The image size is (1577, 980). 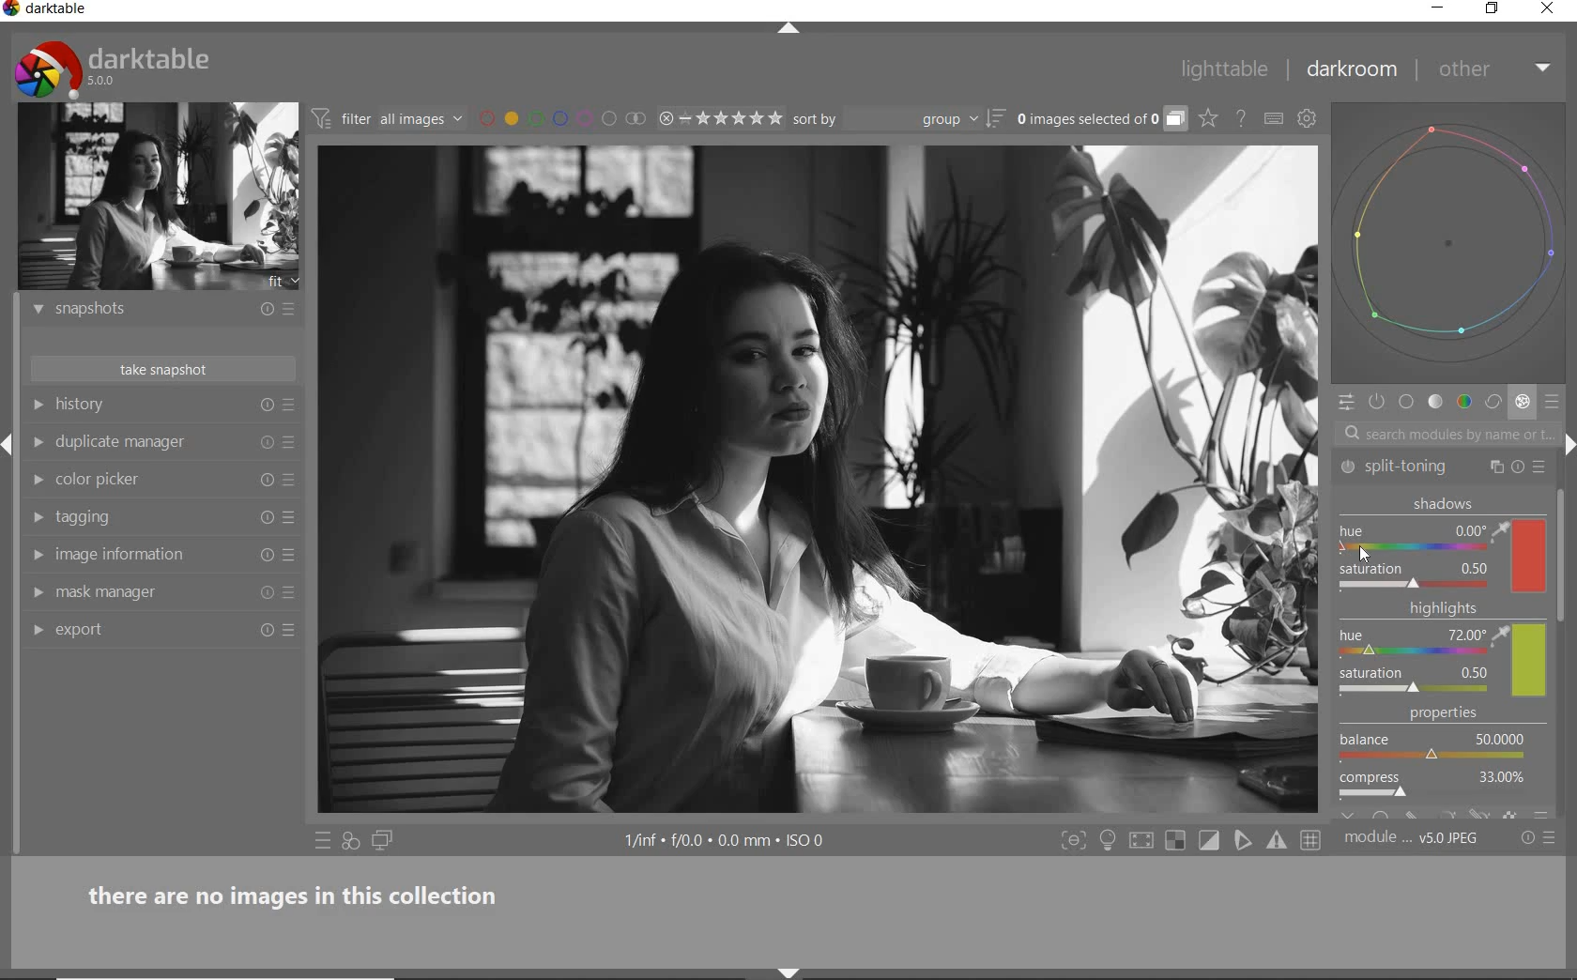 I want to click on filter by images color label, so click(x=561, y=118).